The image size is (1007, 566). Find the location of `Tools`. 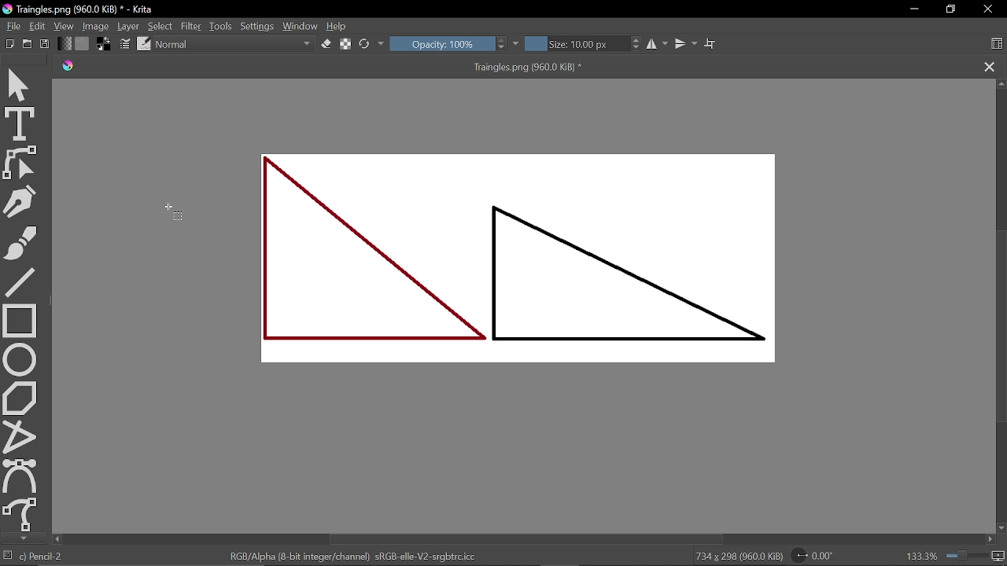

Tools is located at coordinates (221, 27).